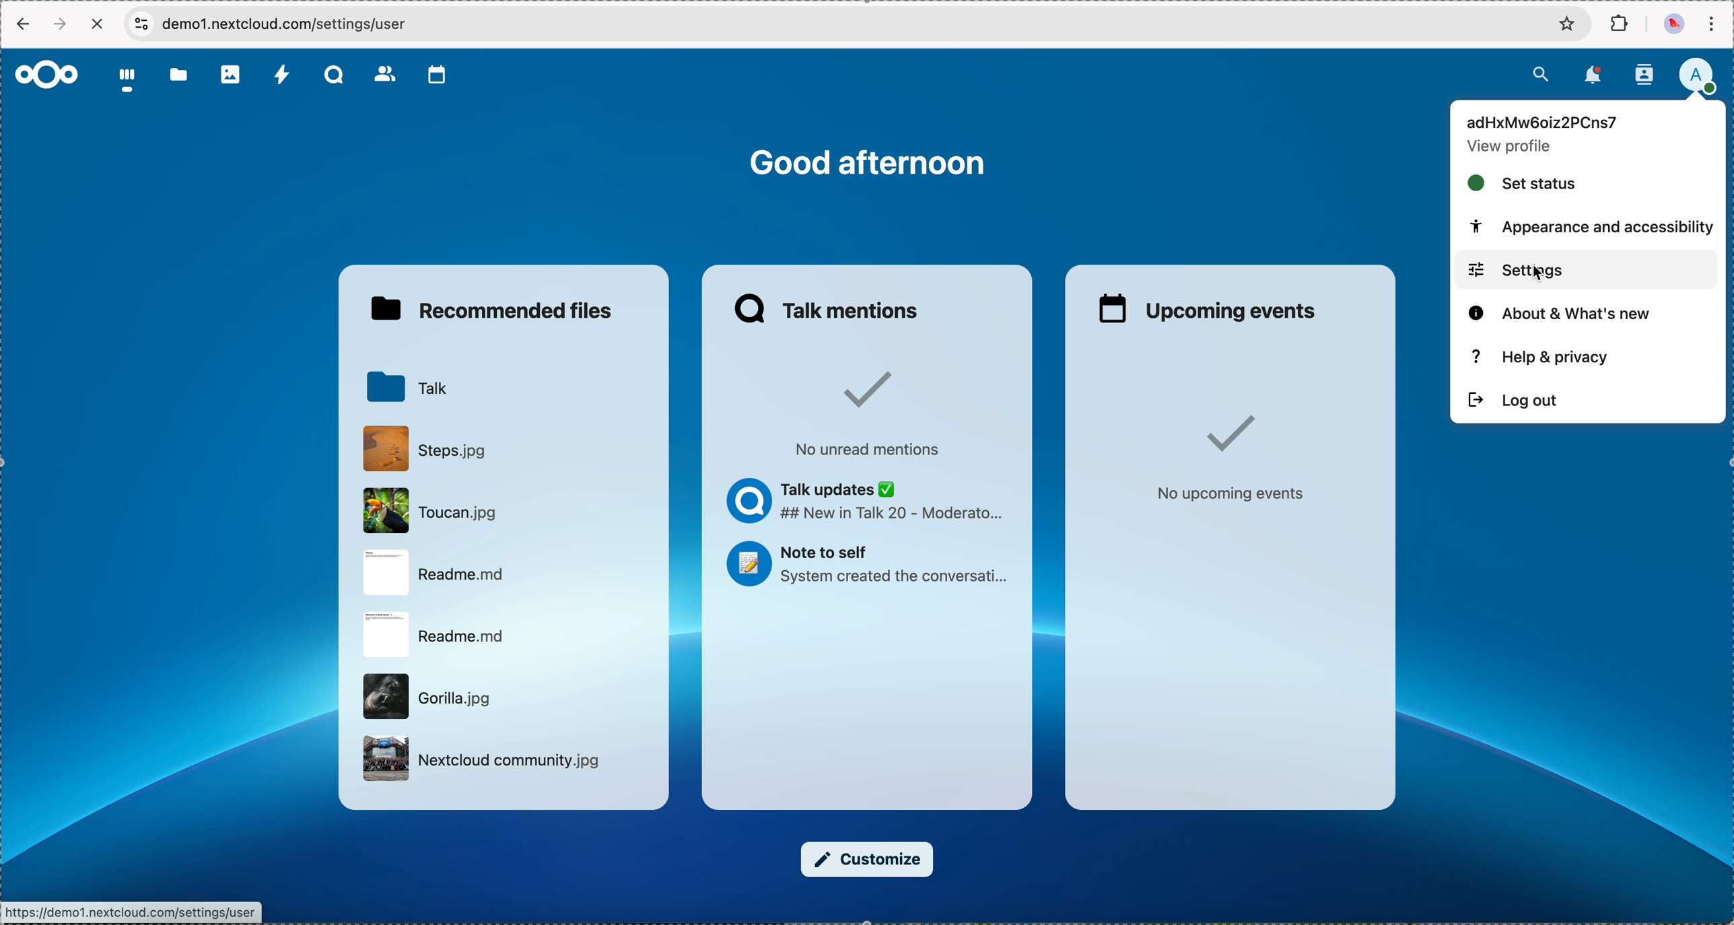 The height and width of the screenshot is (925, 1734). I want to click on extensions, so click(1621, 24).